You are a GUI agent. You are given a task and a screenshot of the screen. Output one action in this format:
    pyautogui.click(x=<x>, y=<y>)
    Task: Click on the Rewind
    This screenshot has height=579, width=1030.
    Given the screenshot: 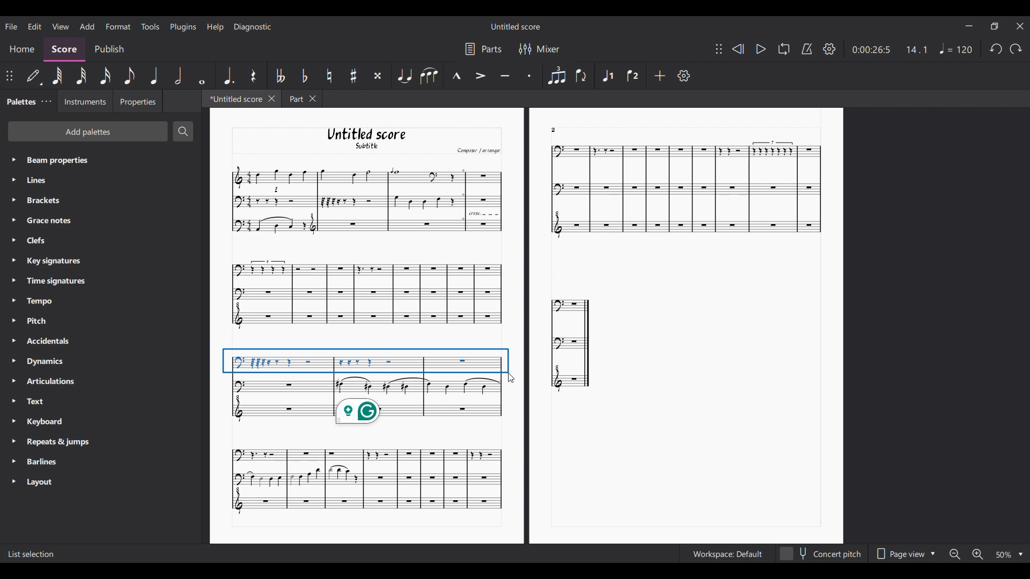 What is the action you would take?
    pyautogui.click(x=737, y=49)
    